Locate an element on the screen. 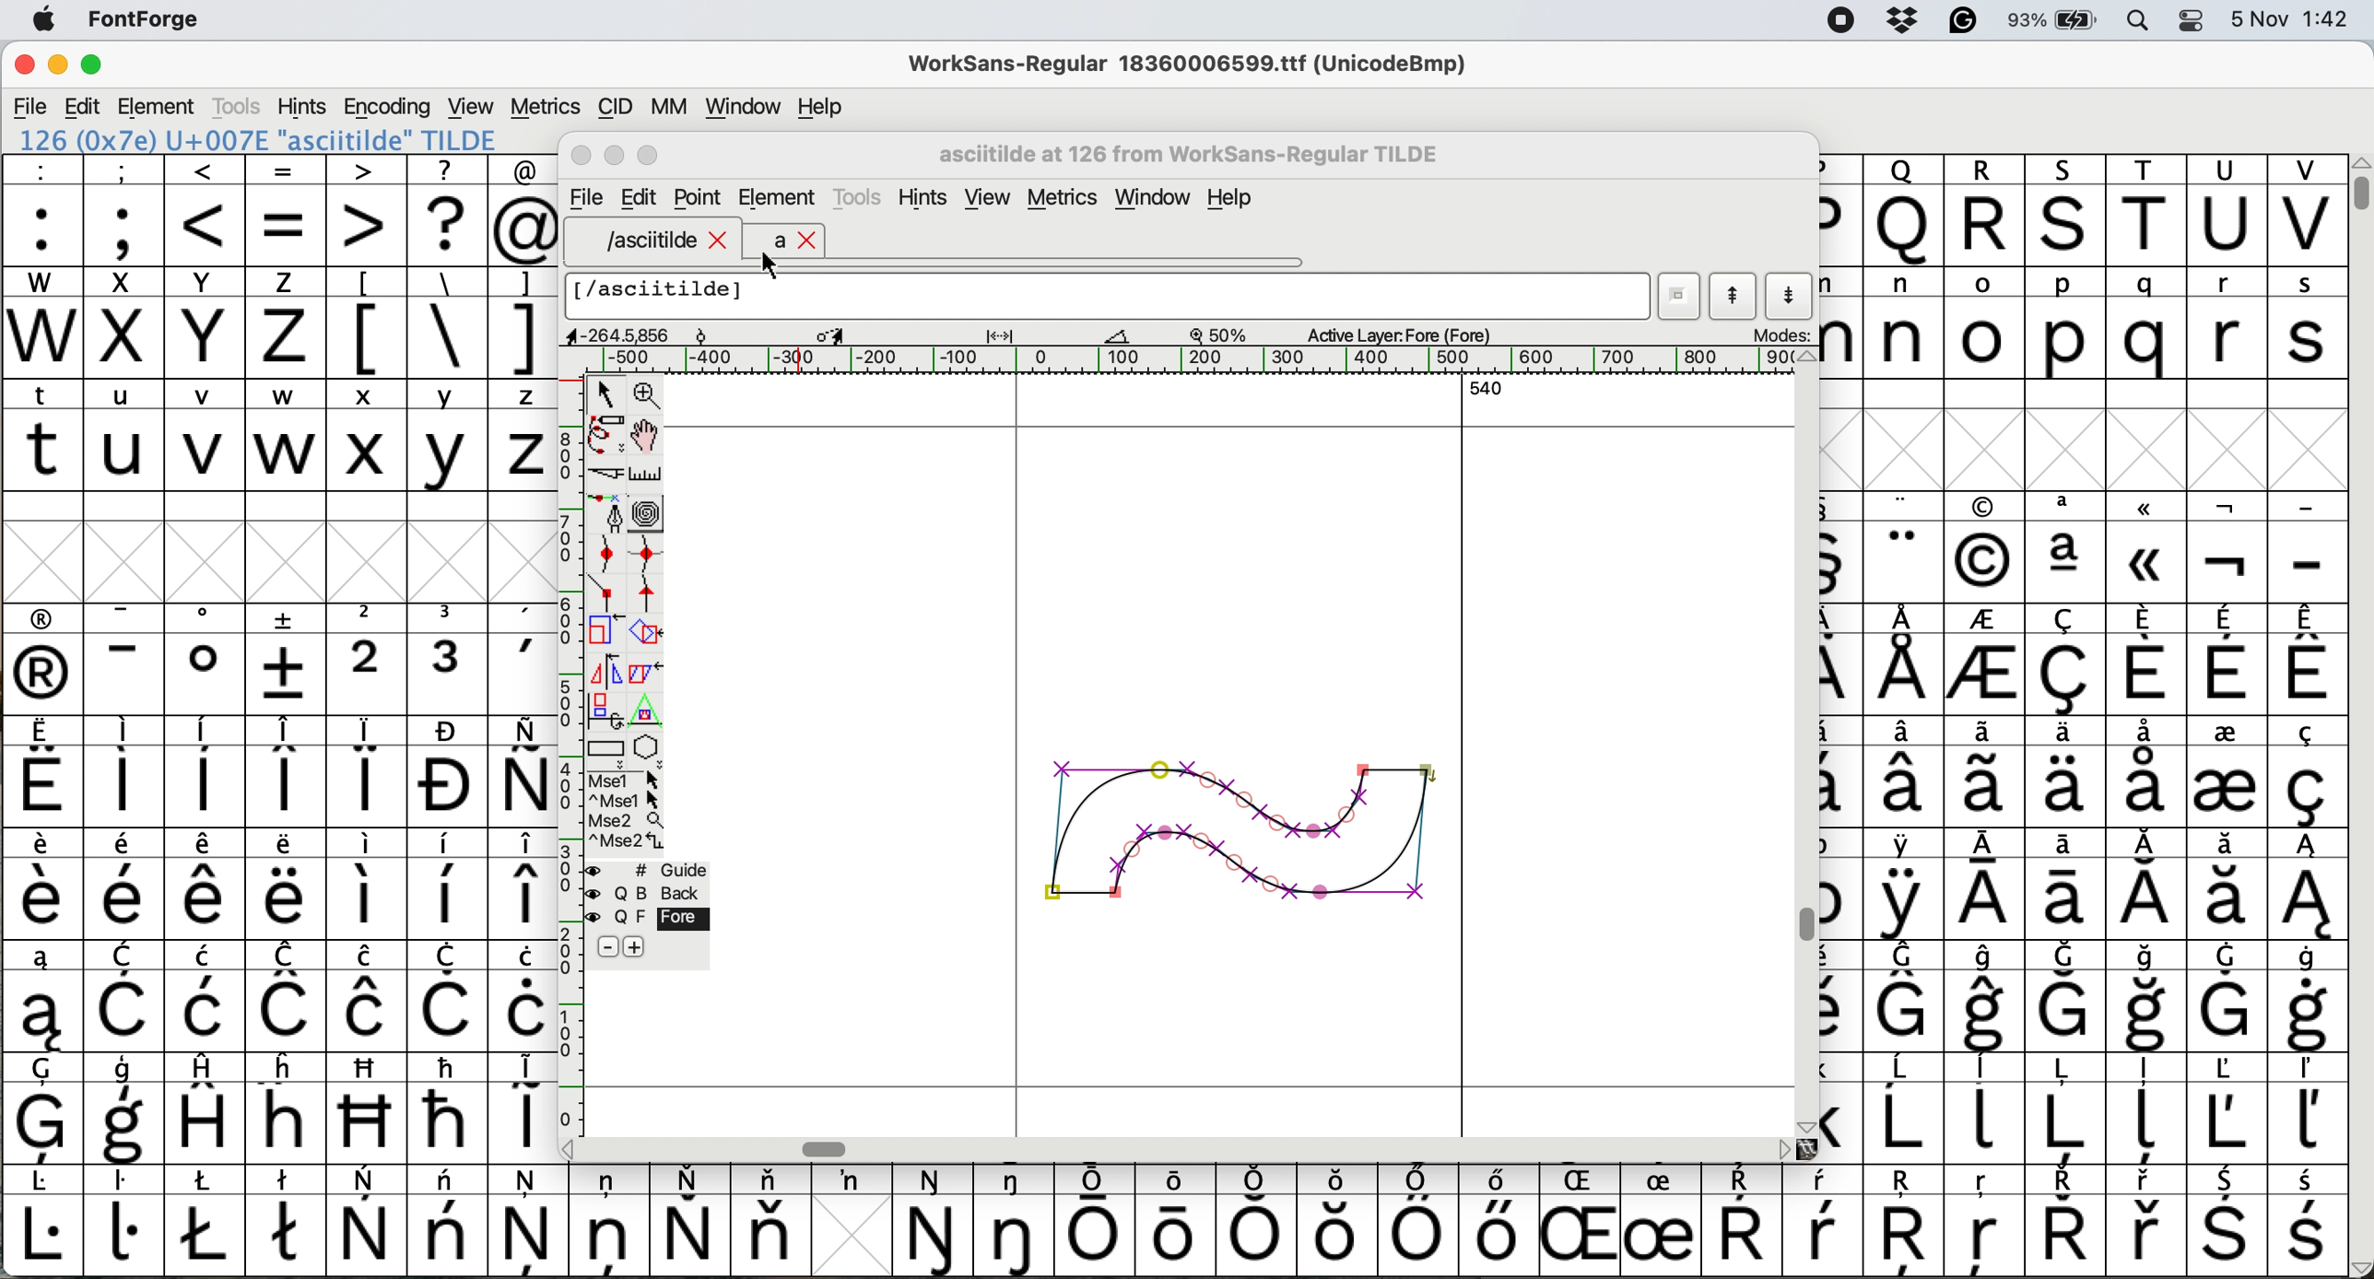 This screenshot has height=1279, width=2374. Horizontal scroll bar is located at coordinates (829, 1150).